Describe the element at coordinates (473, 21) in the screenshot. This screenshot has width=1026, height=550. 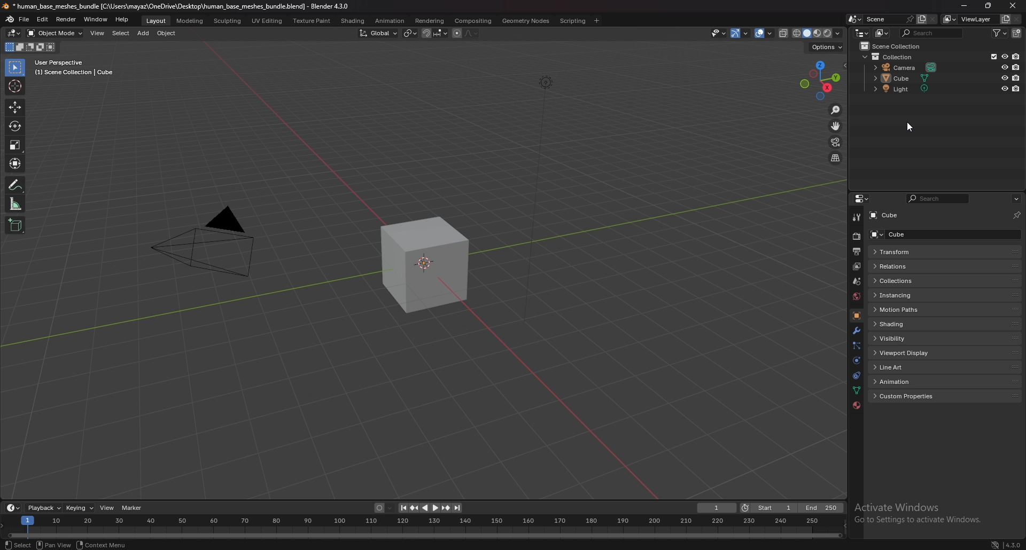
I see `compositing` at that location.